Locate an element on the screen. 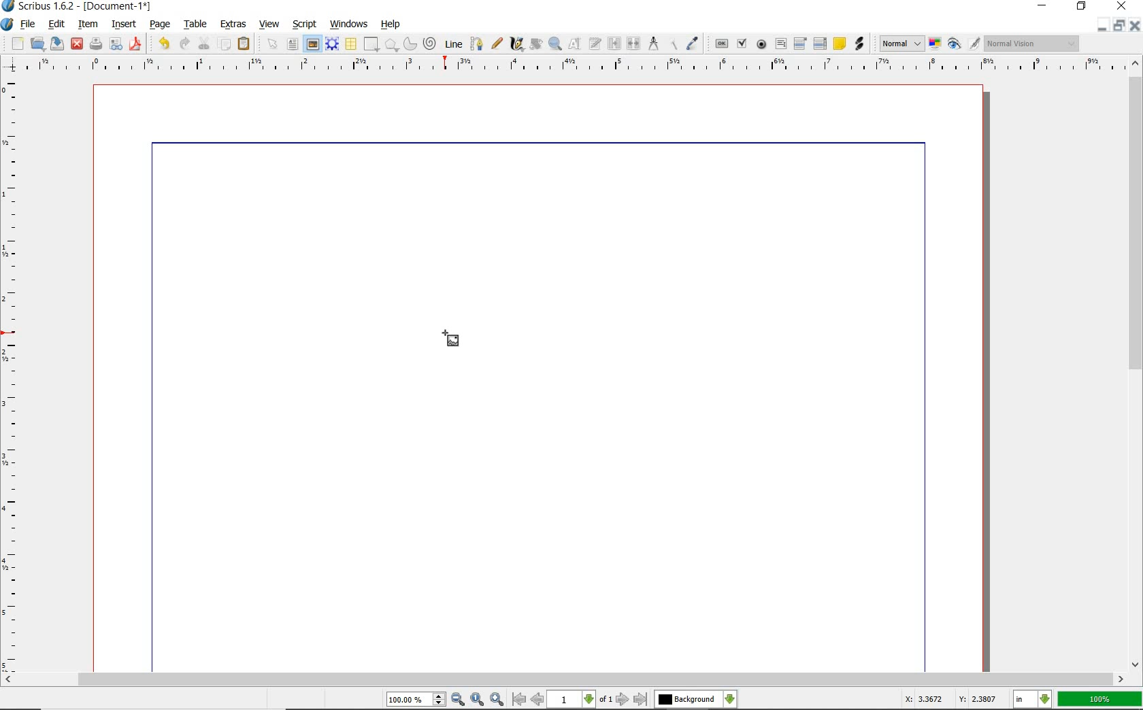 The image size is (1143, 710). Zoom In is located at coordinates (497, 700).